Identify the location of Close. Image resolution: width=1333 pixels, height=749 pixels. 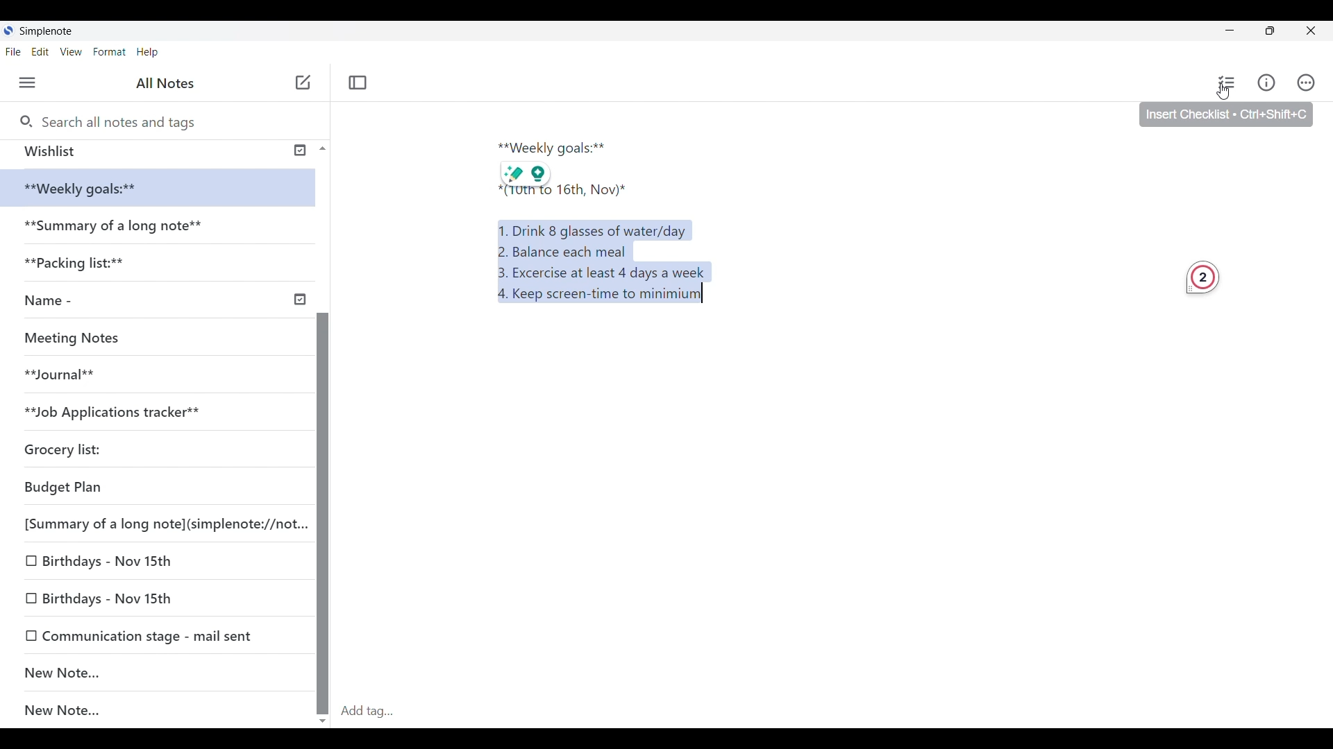
(1316, 30).